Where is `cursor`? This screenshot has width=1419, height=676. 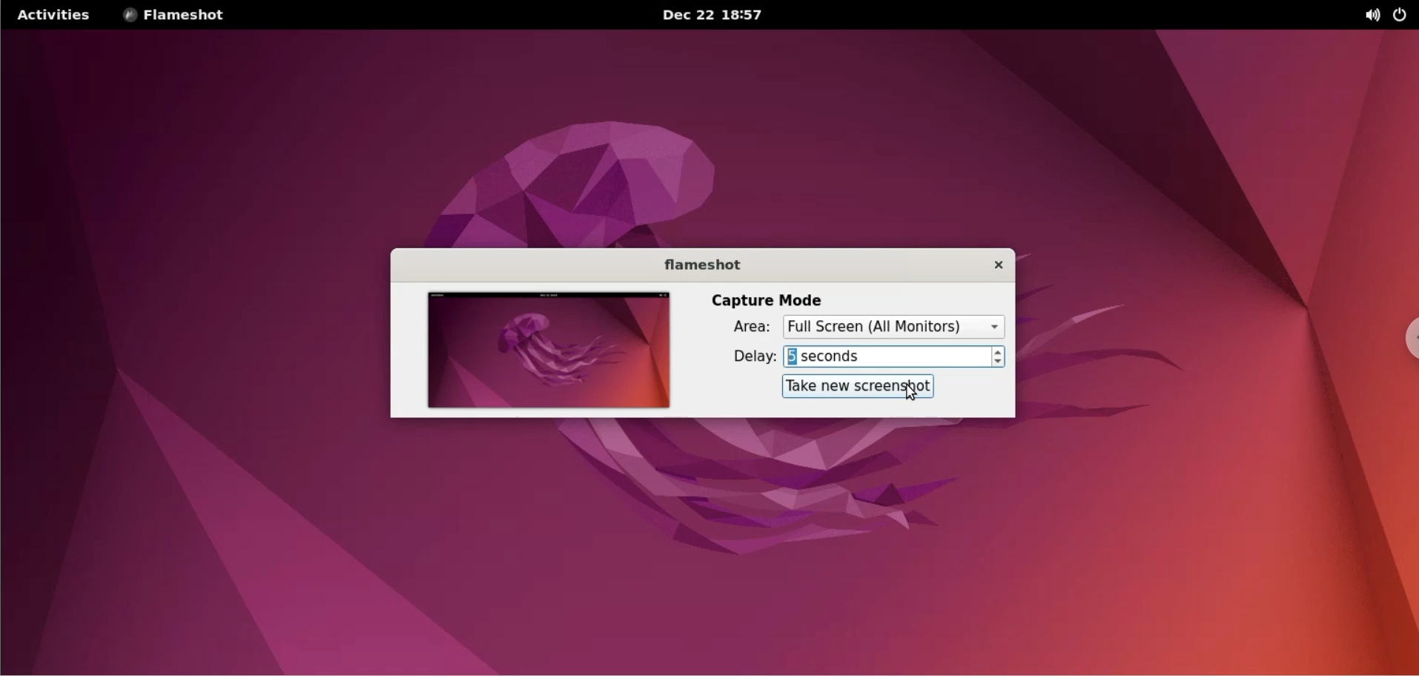
cursor is located at coordinates (919, 394).